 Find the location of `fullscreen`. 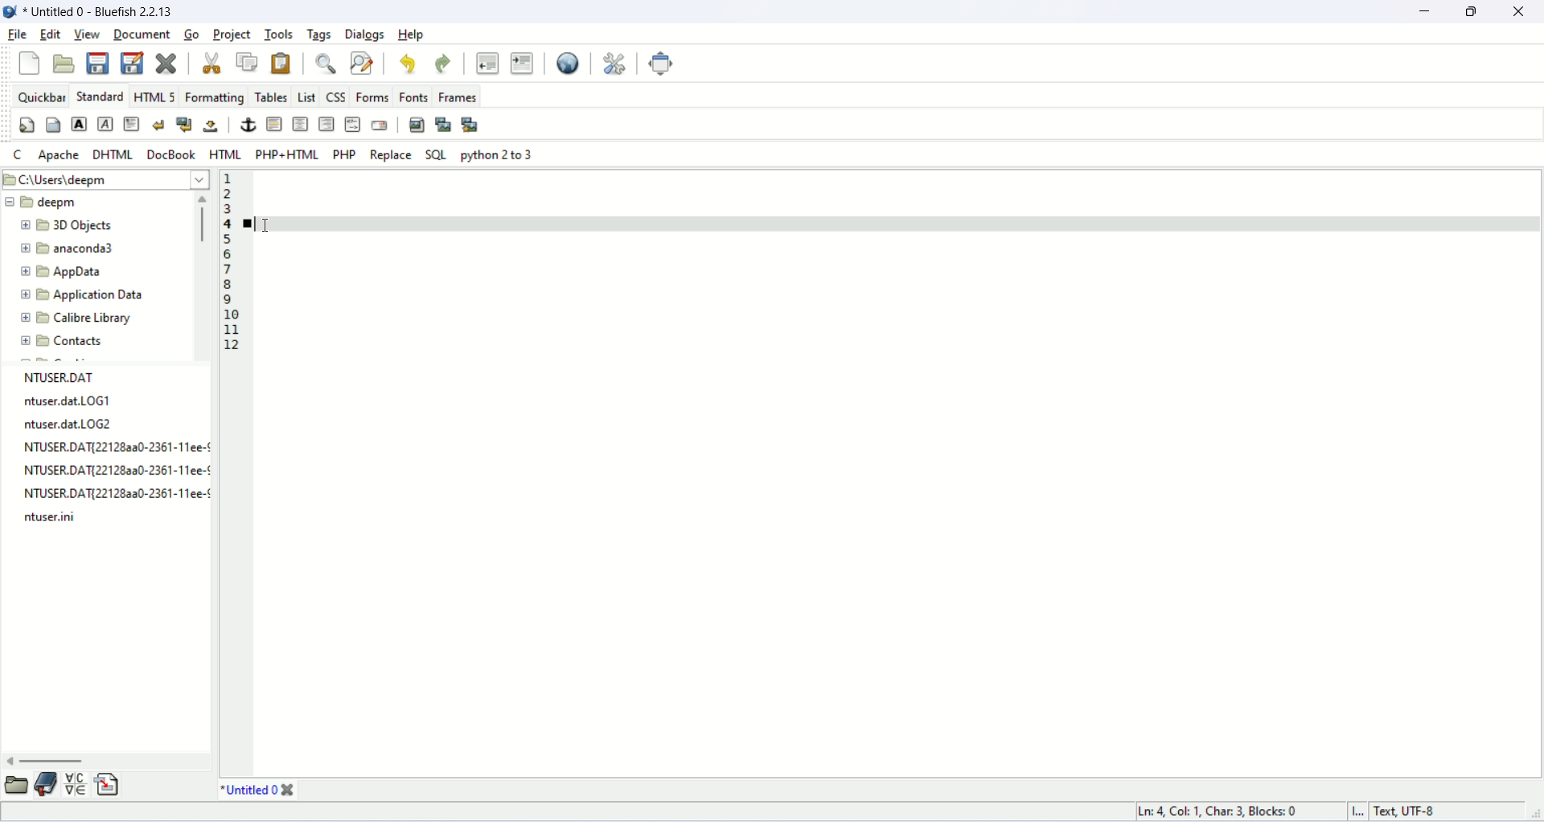

fullscreen is located at coordinates (664, 64).